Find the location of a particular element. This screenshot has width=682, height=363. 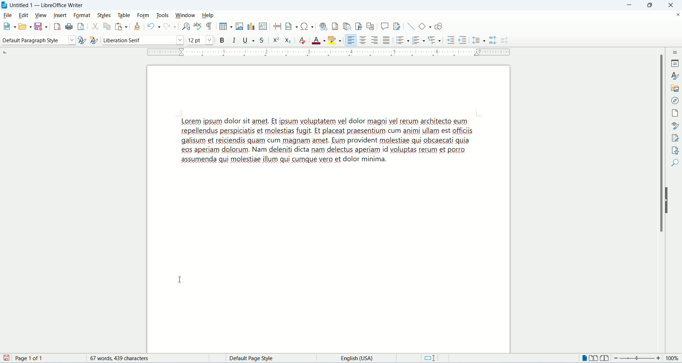

insert bookmark is located at coordinates (358, 27).